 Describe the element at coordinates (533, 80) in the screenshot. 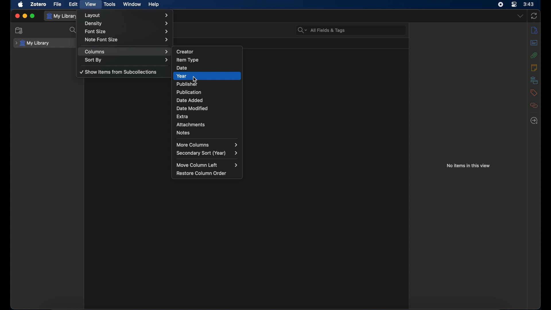

I see `libraries` at that location.